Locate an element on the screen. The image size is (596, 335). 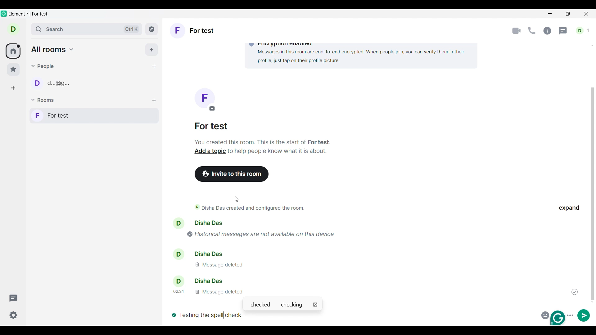
Rooms is located at coordinates (44, 100).